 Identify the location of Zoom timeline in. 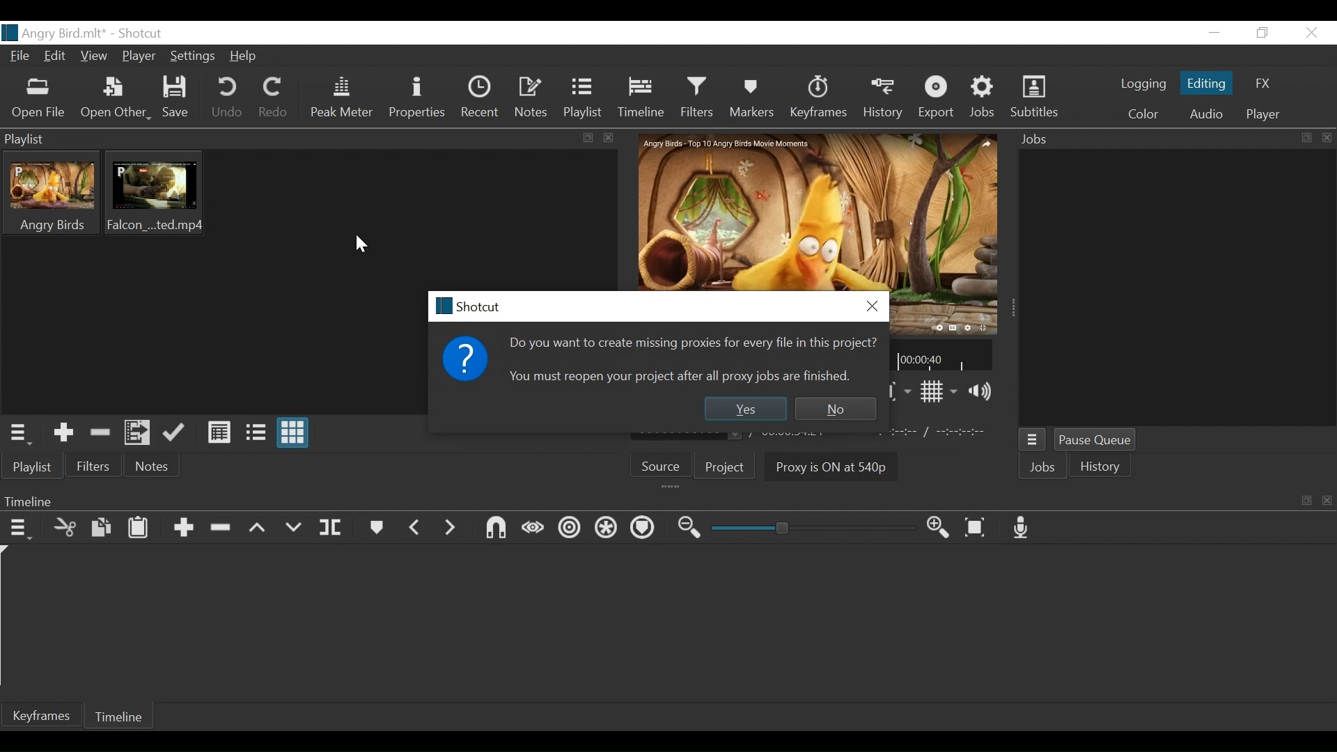
(935, 527).